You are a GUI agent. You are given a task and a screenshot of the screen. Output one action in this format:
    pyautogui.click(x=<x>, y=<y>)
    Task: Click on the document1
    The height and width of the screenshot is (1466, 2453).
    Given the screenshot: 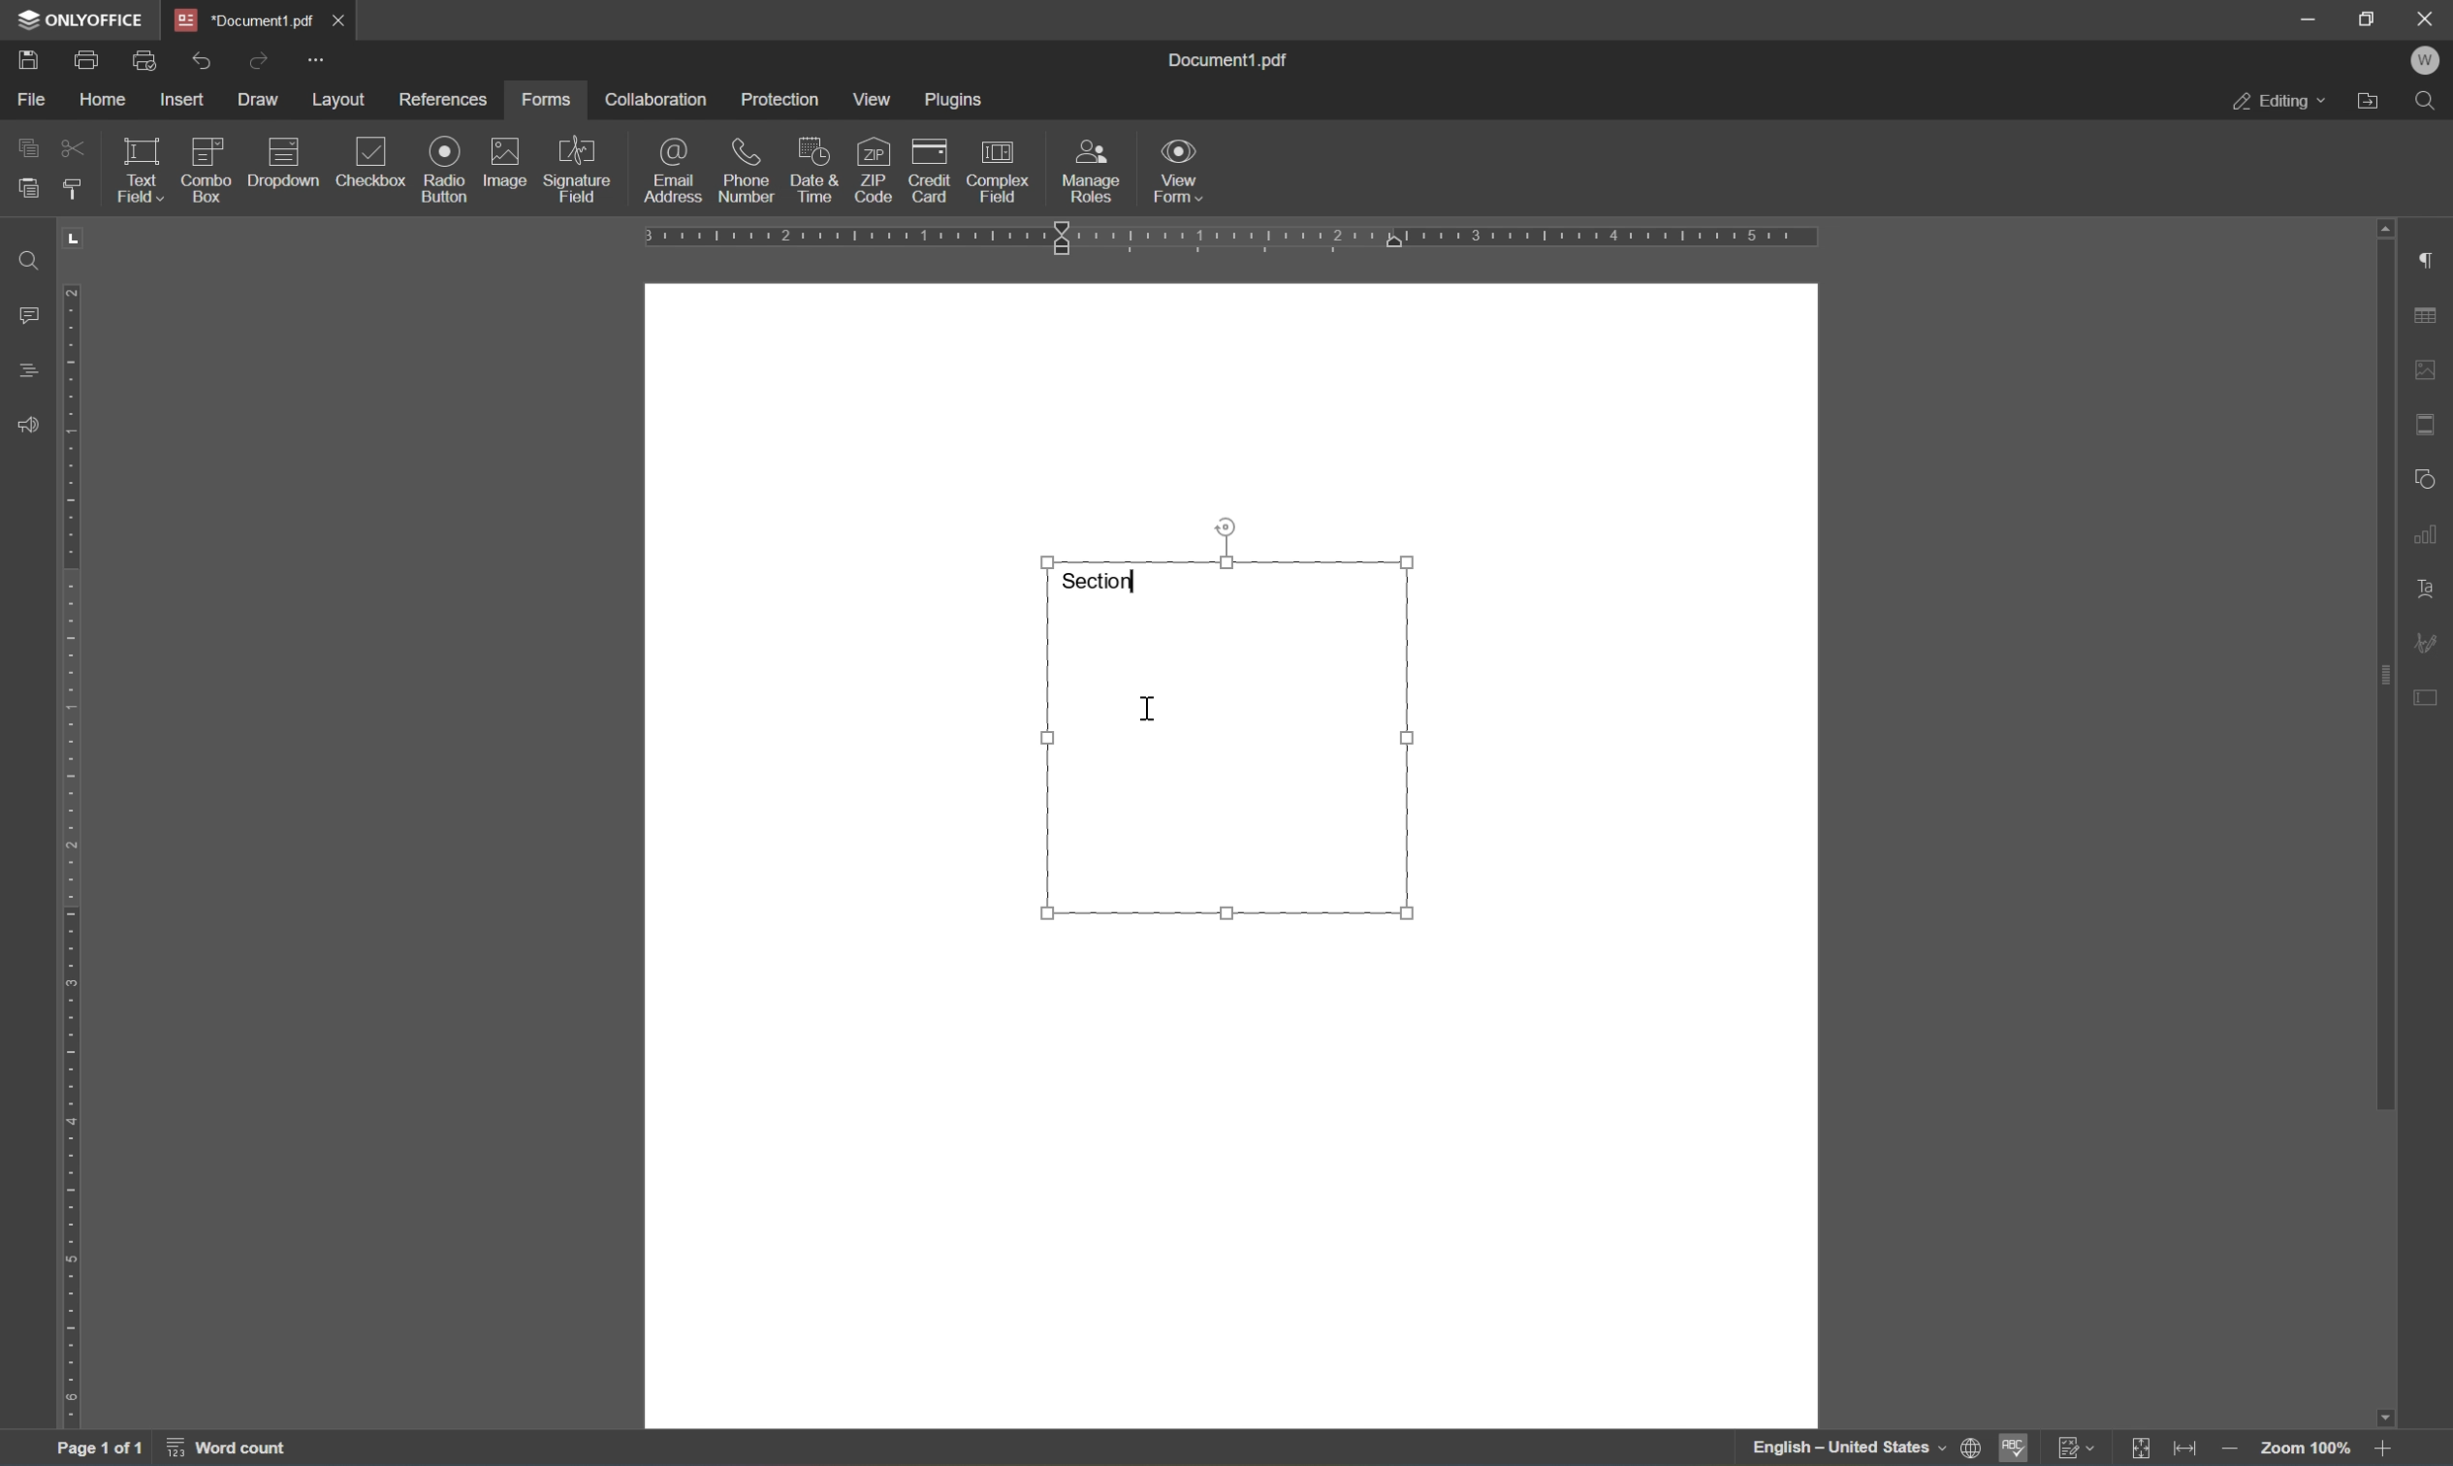 What is the action you would take?
    pyautogui.click(x=247, y=21)
    